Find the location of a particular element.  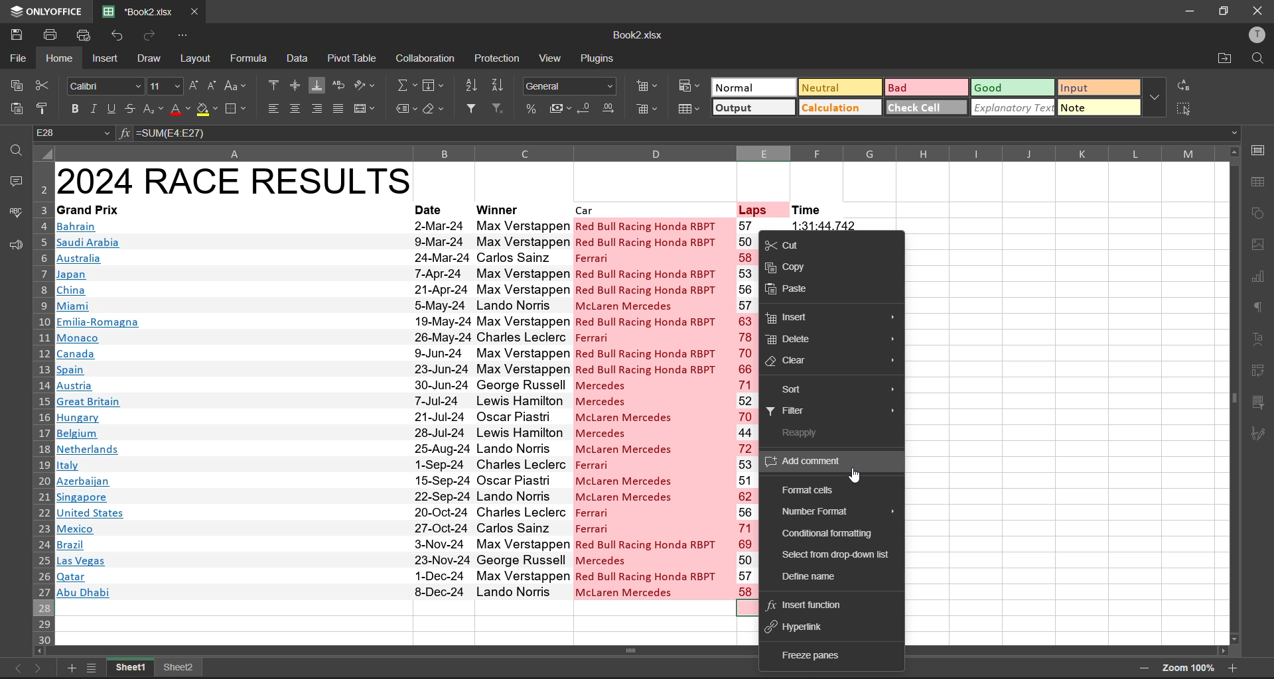

percent is located at coordinates (533, 108).